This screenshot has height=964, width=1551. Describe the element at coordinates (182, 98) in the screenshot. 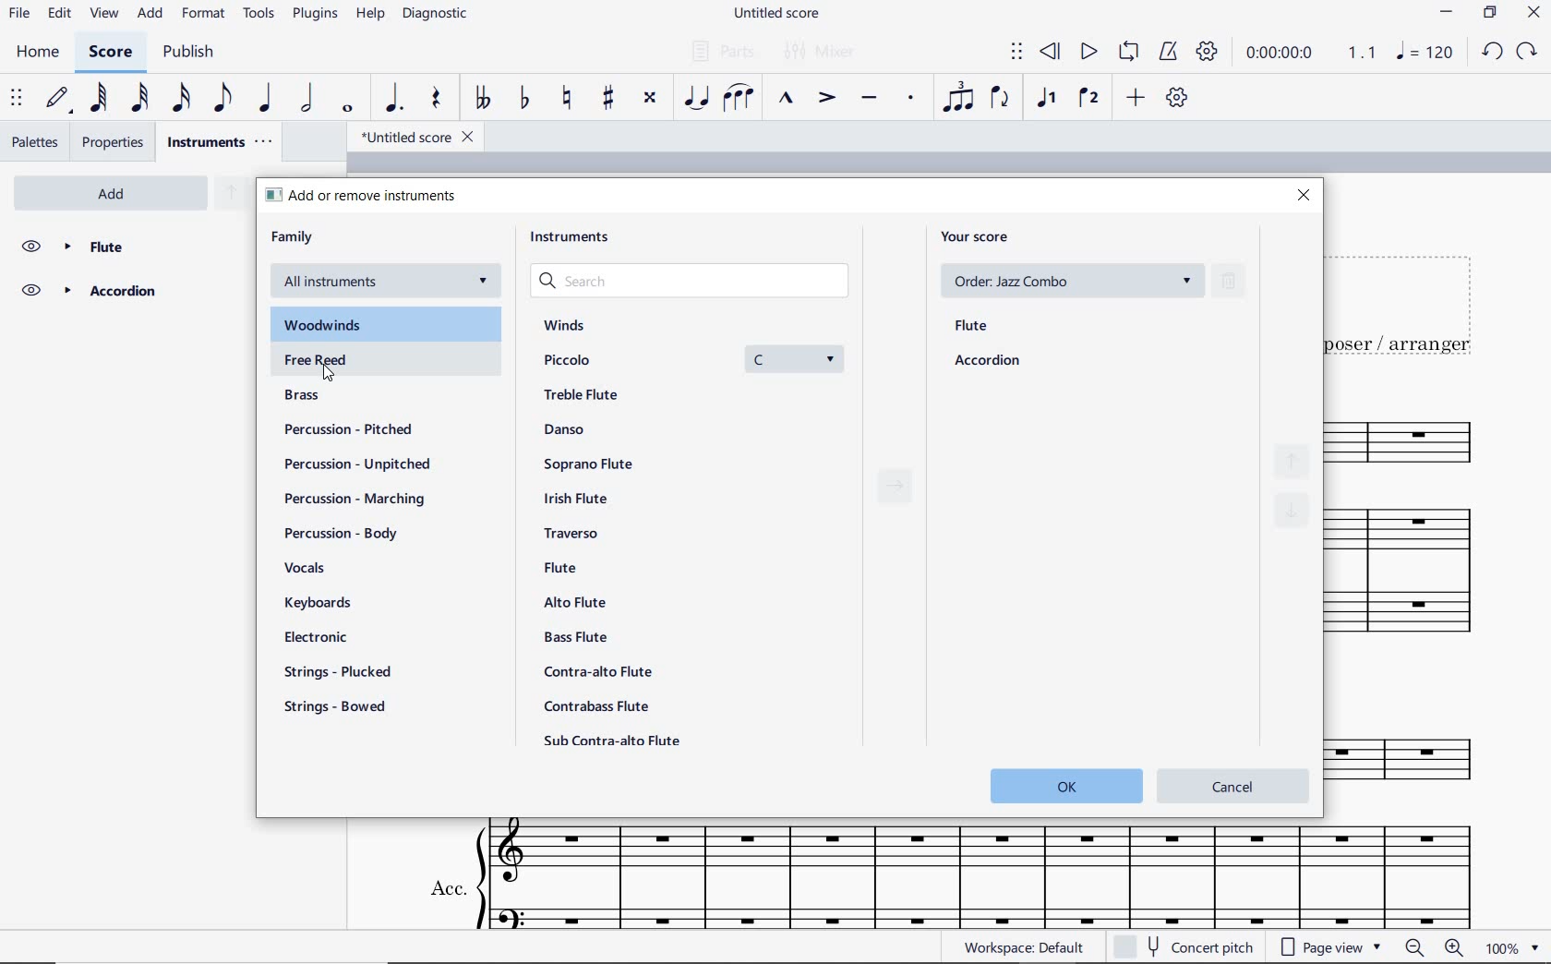

I see `16th note` at that location.